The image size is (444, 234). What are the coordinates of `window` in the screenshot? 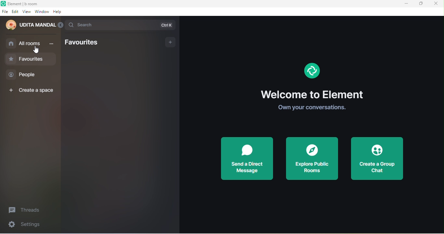 It's located at (42, 12).